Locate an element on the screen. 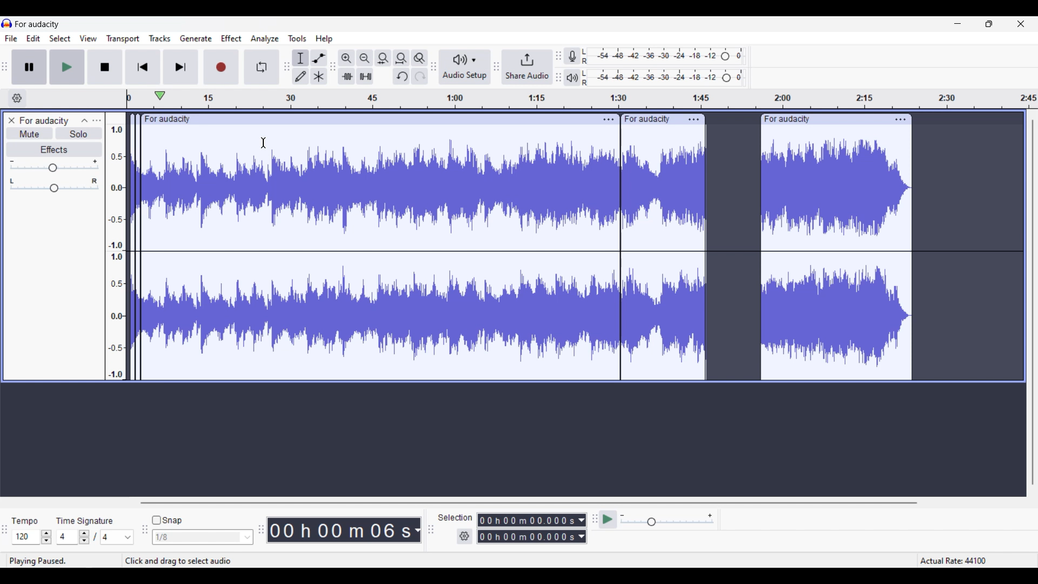  Effect menu is located at coordinates (231, 38).